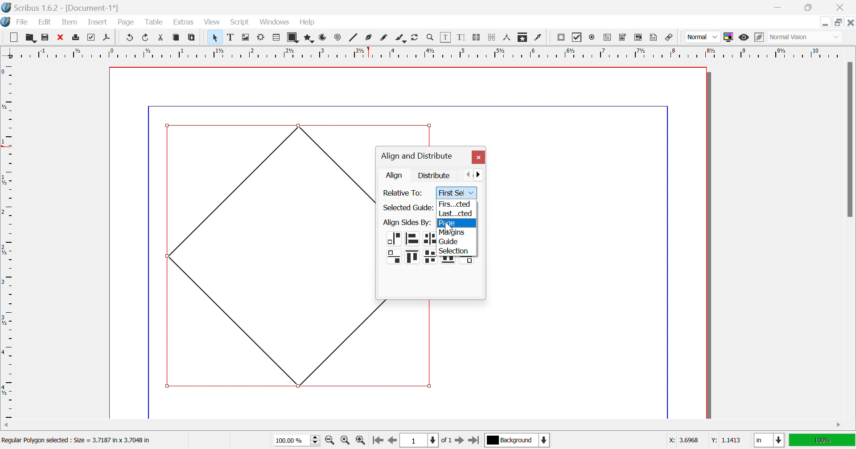  I want to click on Close, so click(842, 8).